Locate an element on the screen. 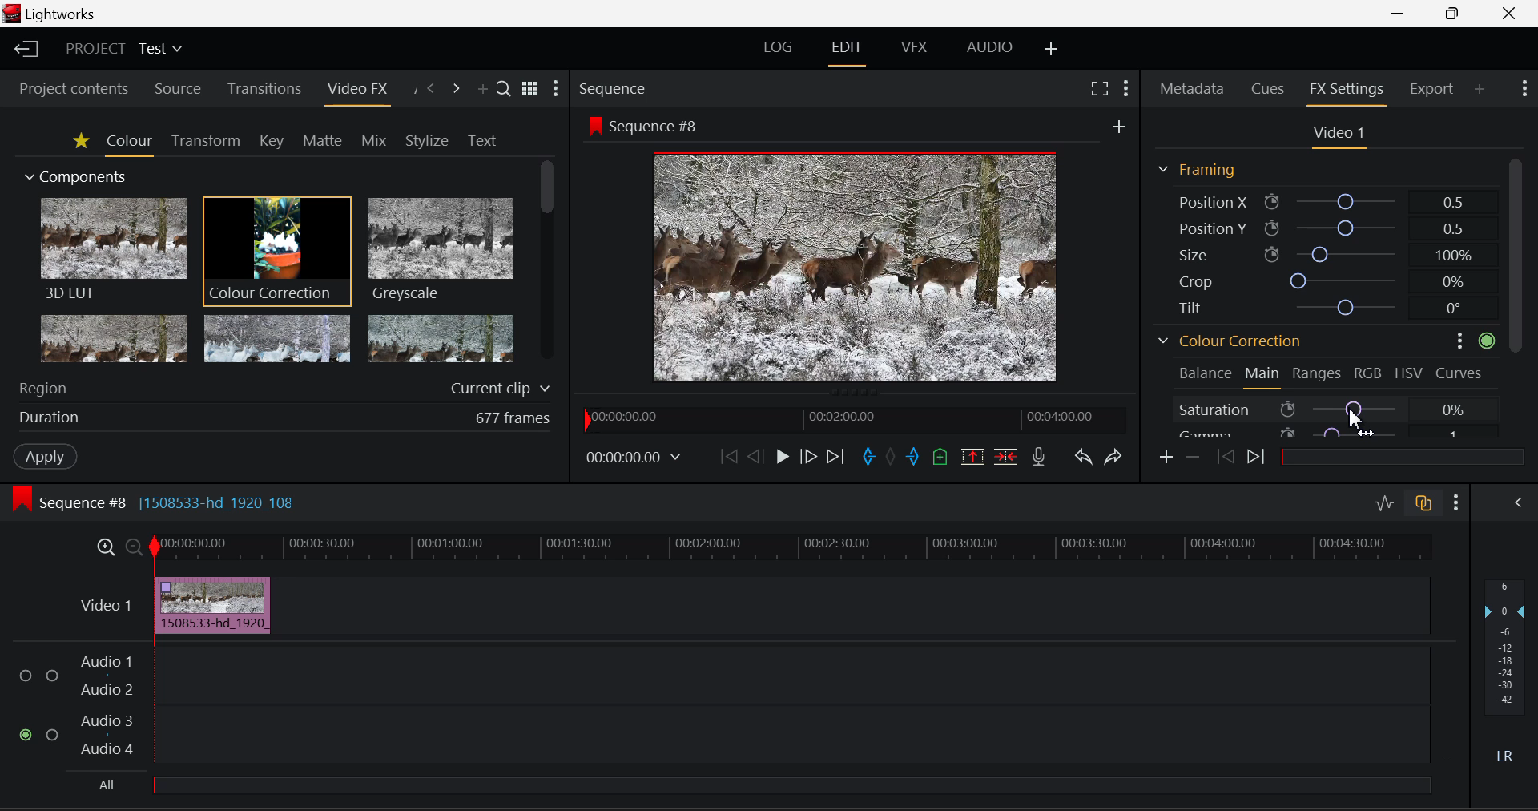 The height and width of the screenshot is (811, 1538). Audio Input Field is located at coordinates (789, 736).